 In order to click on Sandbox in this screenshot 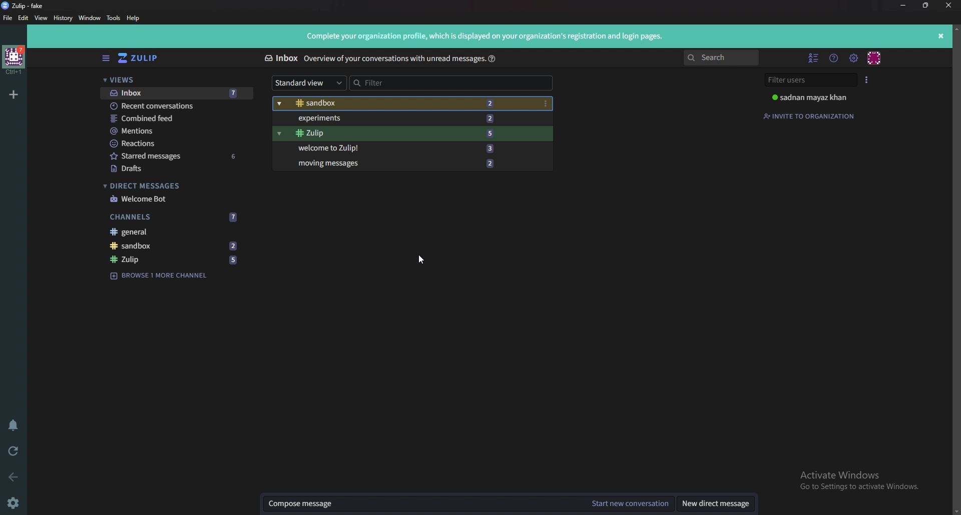, I will do `click(402, 104)`.